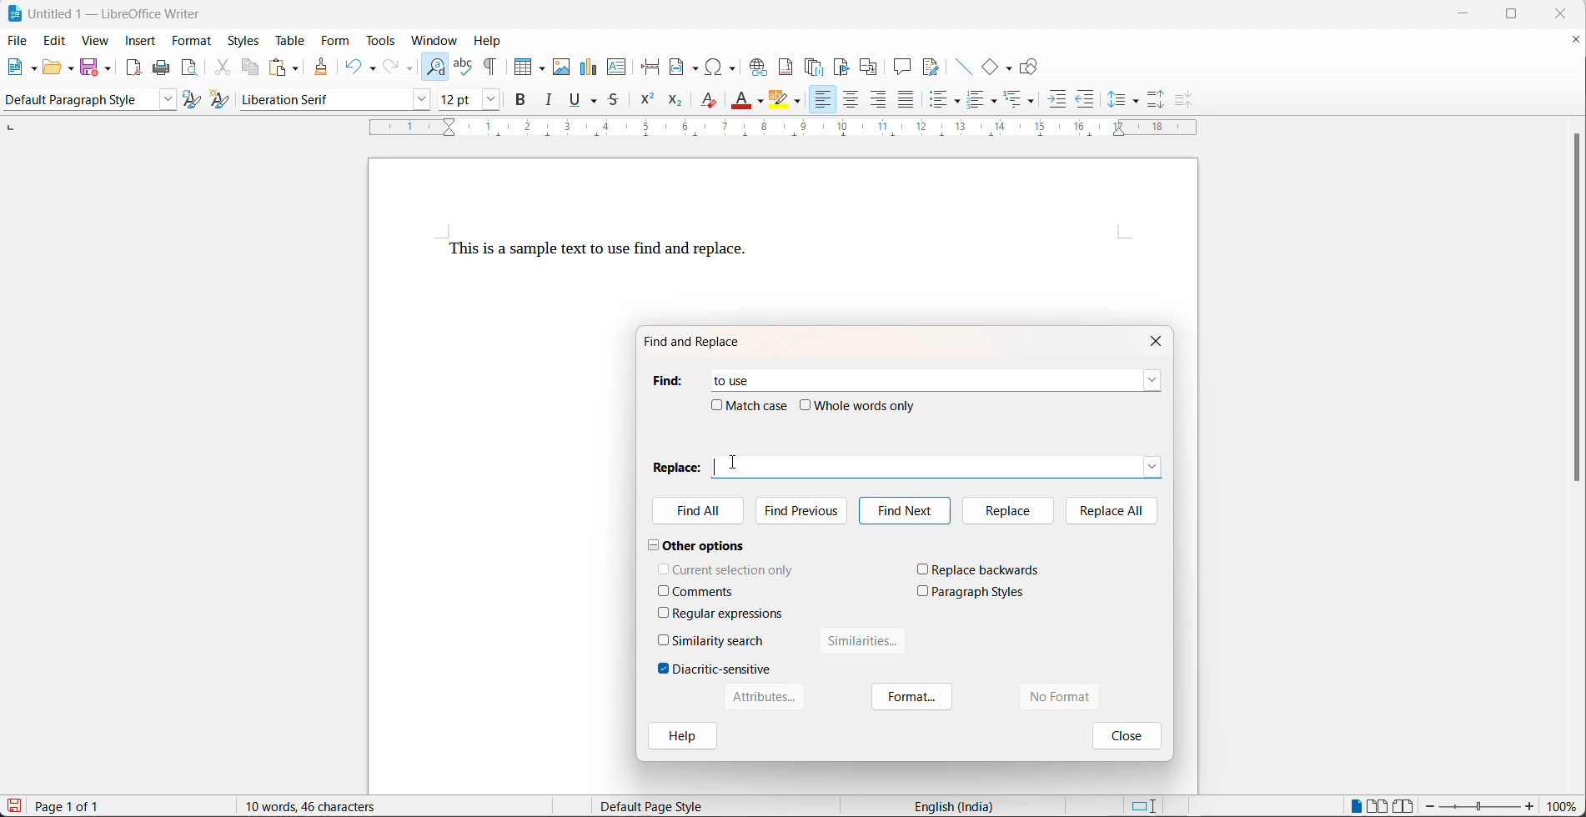  Describe the element at coordinates (902, 67) in the screenshot. I see `insert comment` at that location.